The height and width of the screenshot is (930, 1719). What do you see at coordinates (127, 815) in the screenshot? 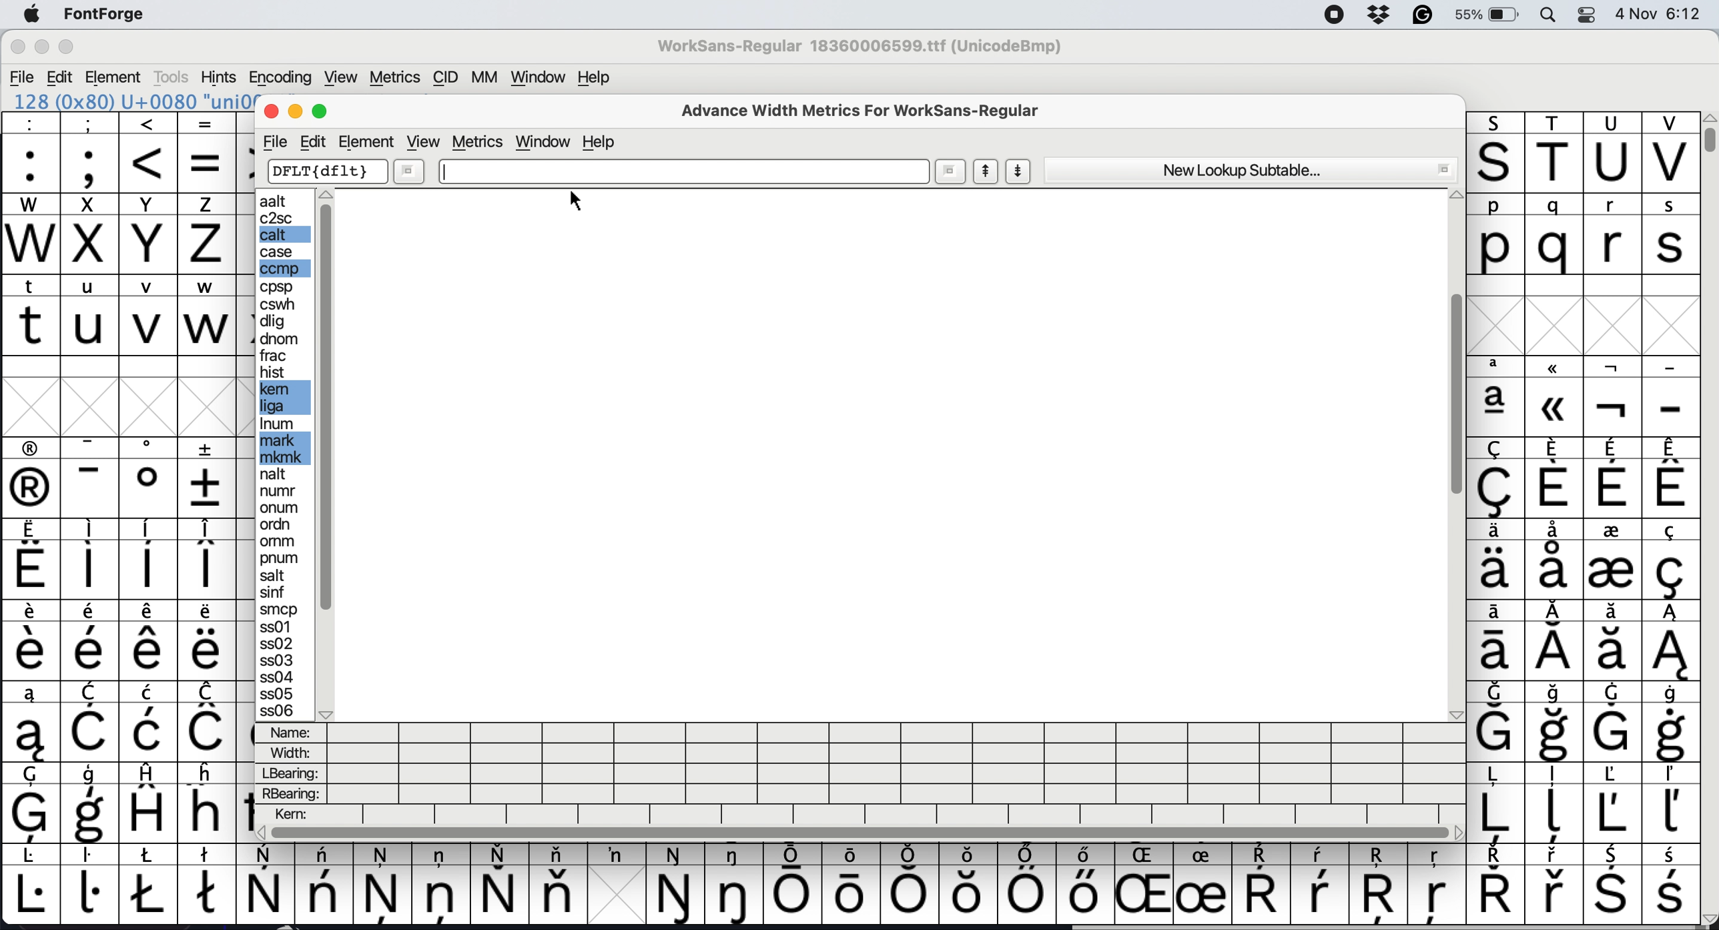
I see `special characters` at bounding box center [127, 815].